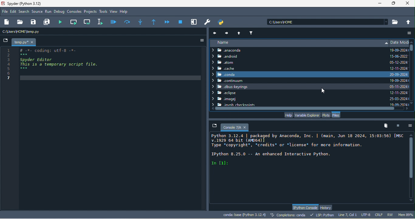  I want to click on c\users\home, so click(38, 32).